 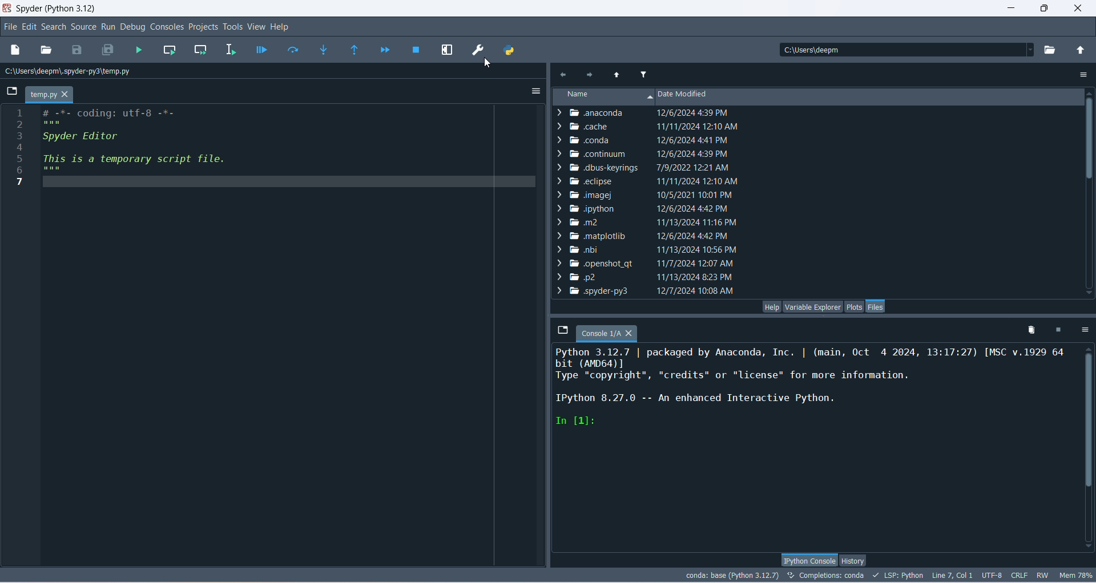 What do you see at coordinates (732, 574) in the screenshot?
I see `conda:base` at bounding box center [732, 574].